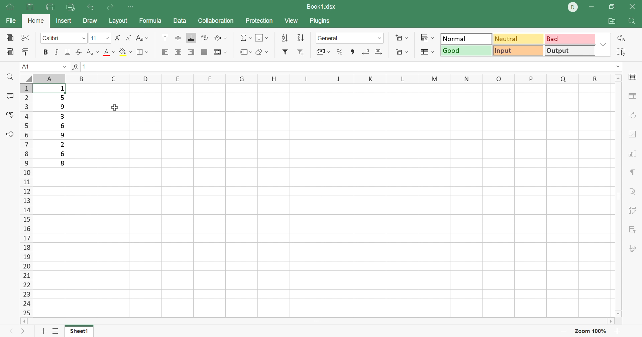  What do you see at coordinates (12, 114) in the screenshot?
I see `Spell checking` at bounding box center [12, 114].